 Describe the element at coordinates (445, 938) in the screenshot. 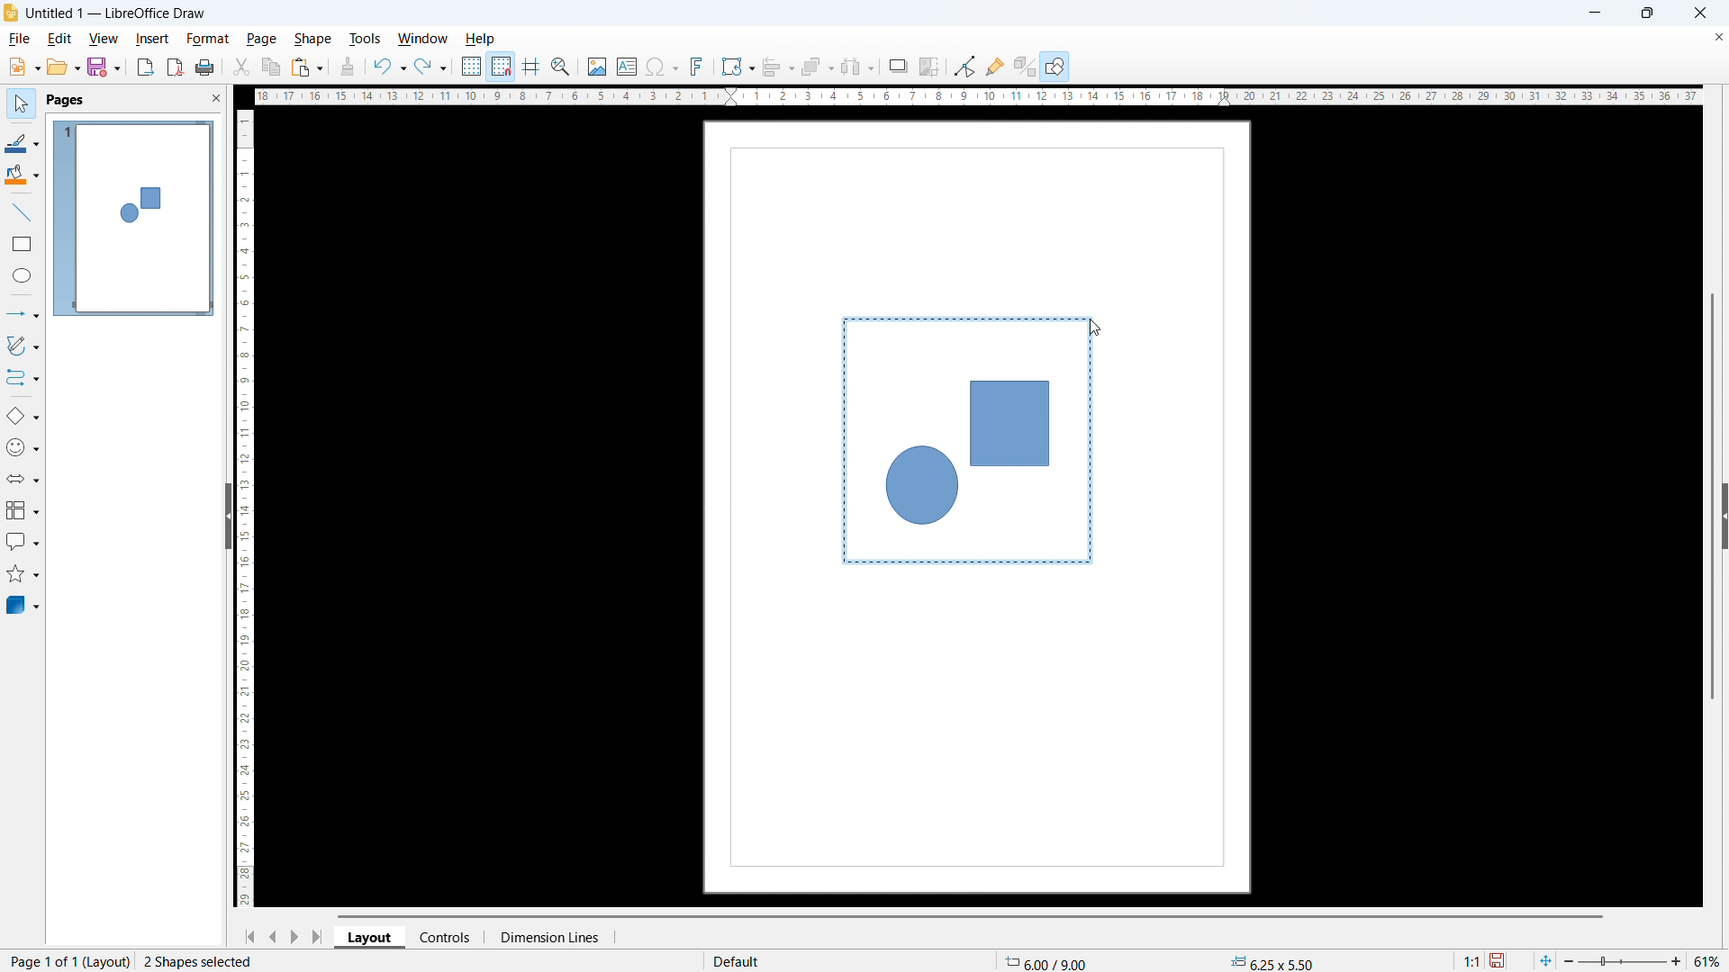

I see `controls` at that location.